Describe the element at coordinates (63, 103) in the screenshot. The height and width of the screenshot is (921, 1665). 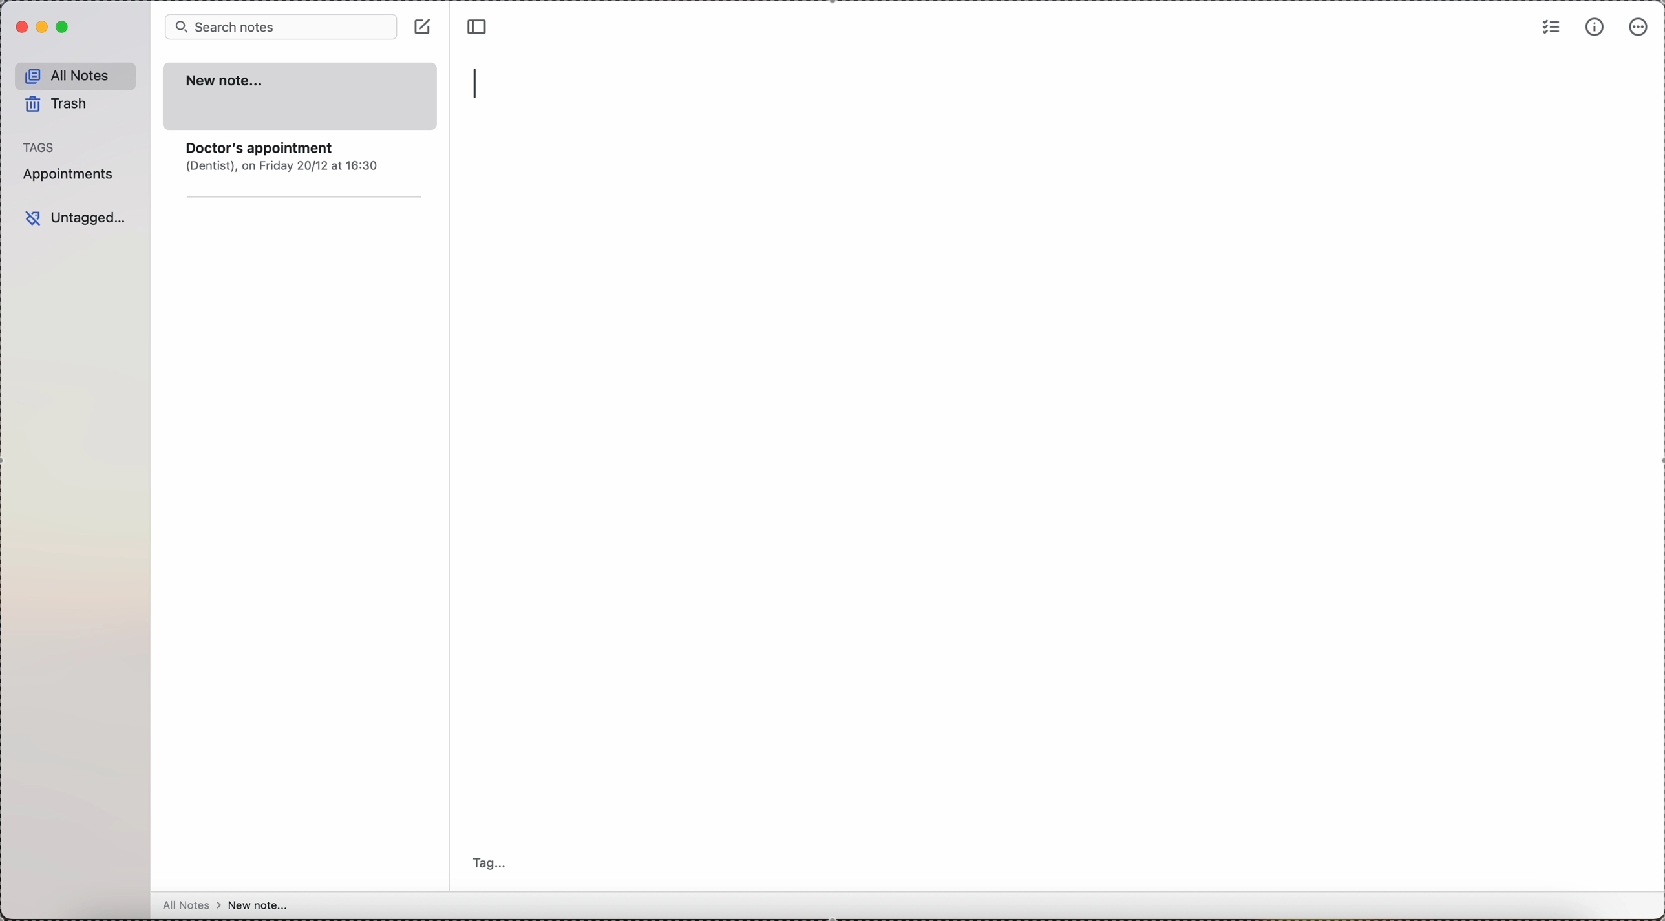
I see `trash` at that location.